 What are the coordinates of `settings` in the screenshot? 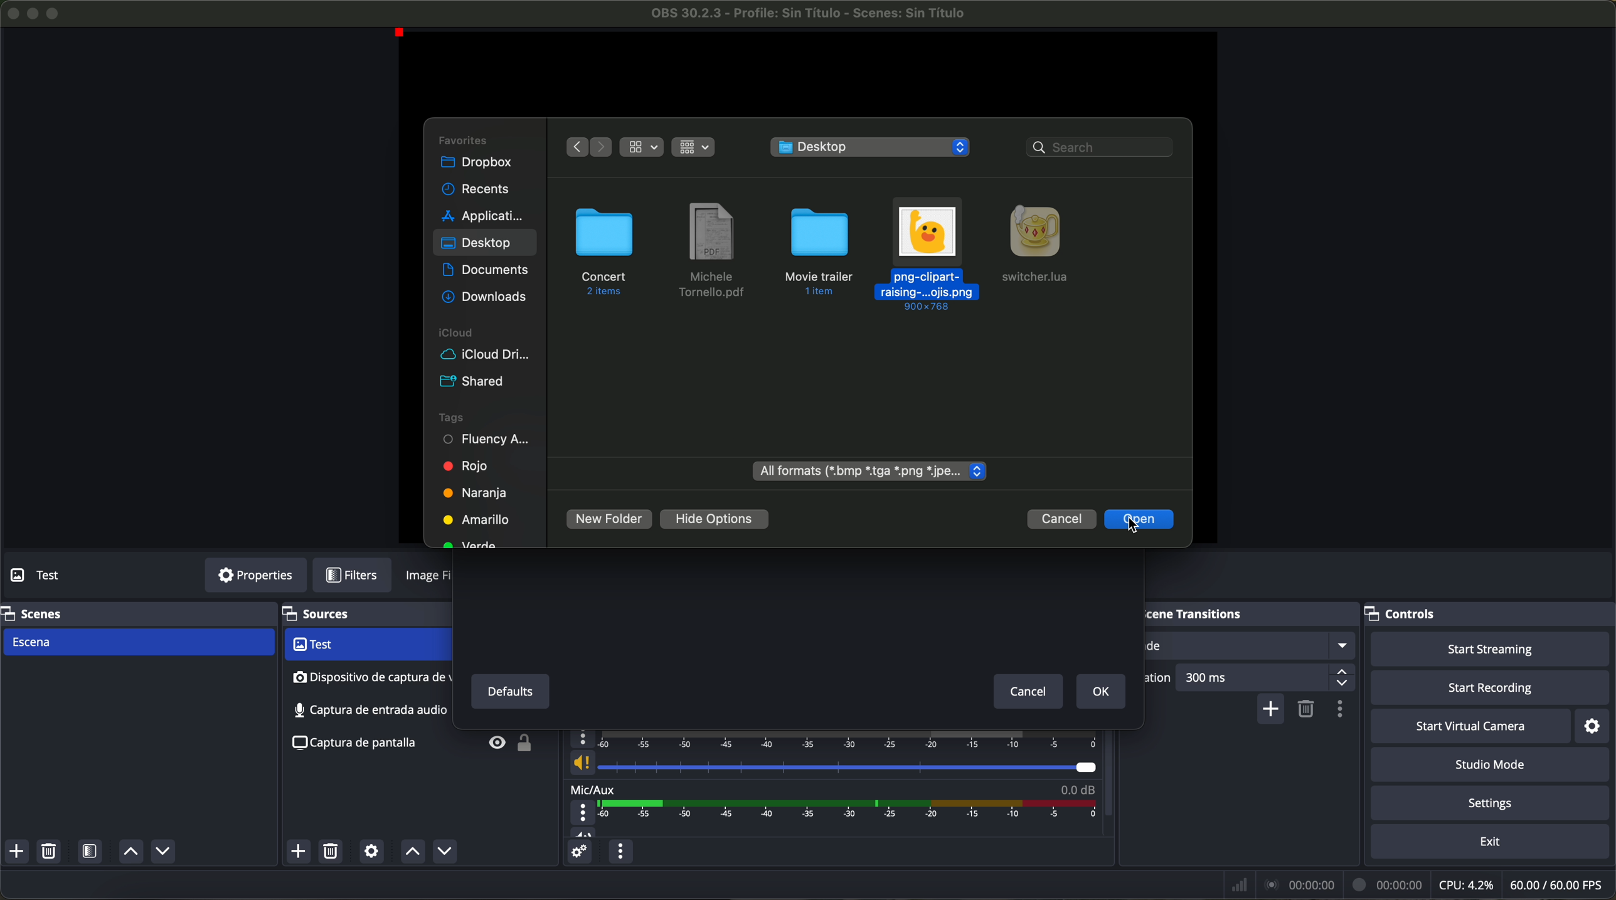 It's located at (1598, 725).